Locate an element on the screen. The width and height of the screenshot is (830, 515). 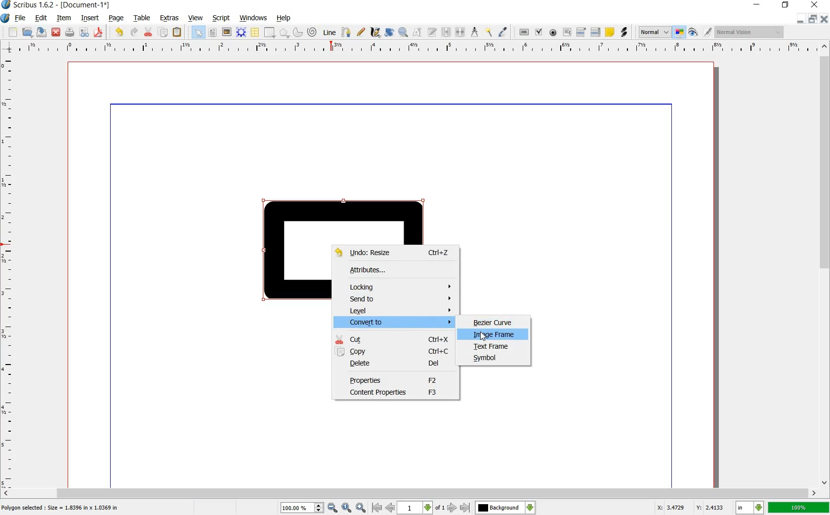
cut is located at coordinates (147, 33).